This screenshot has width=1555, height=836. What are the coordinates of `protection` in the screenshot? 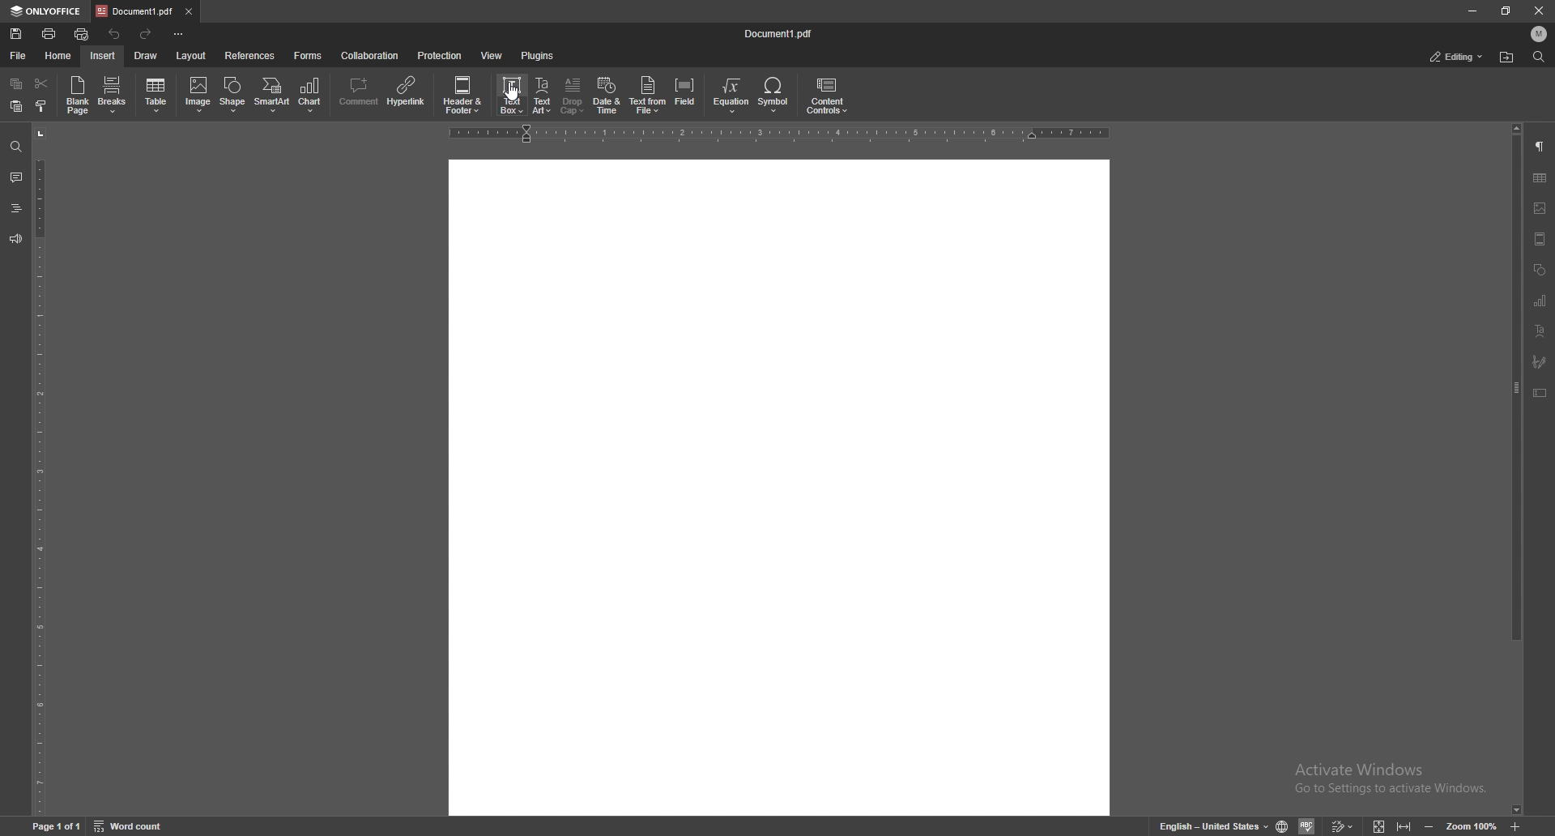 It's located at (440, 54).